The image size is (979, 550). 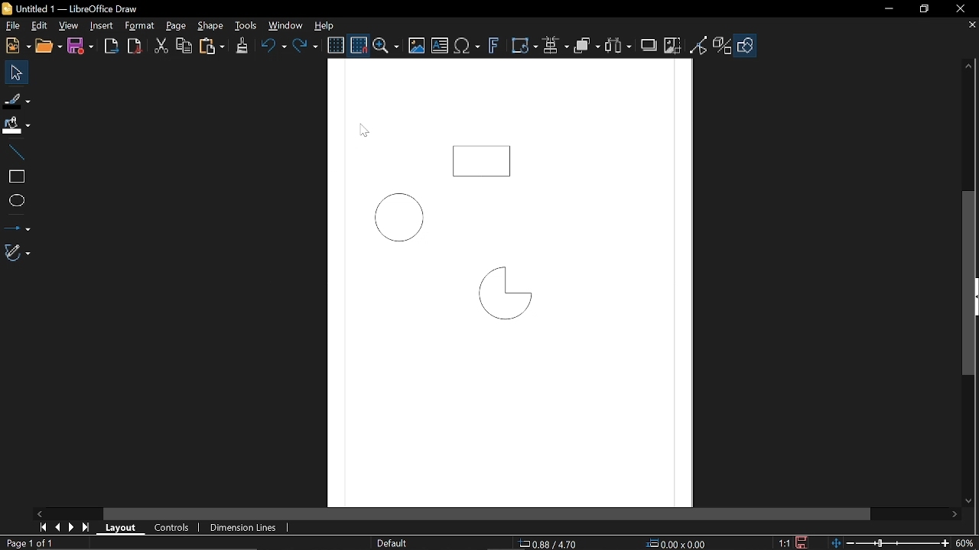 What do you see at coordinates (416, 46) in the screenshot?
I see `Insert image` at bounding box center [416, 46].